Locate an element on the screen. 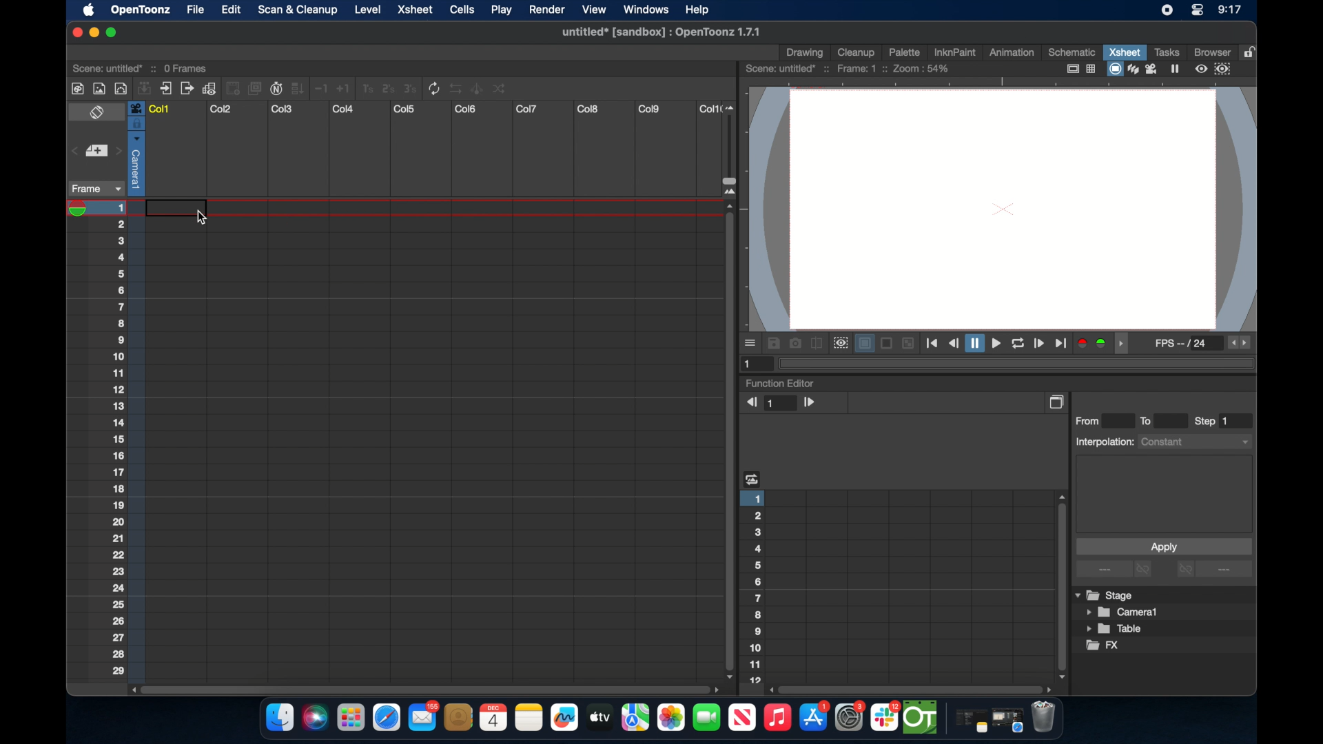  file name is located at coordinates (658, 32).